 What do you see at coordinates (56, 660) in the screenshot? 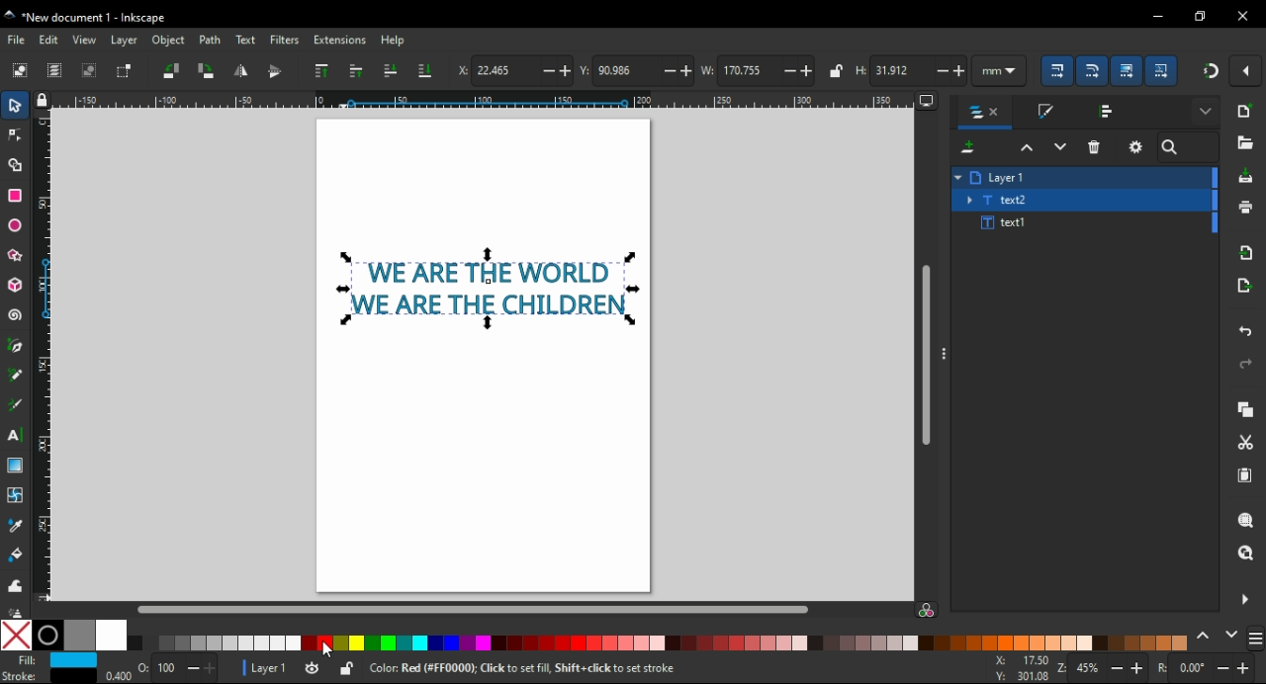
I see `fill color selected` at bounding box center [56, 660].